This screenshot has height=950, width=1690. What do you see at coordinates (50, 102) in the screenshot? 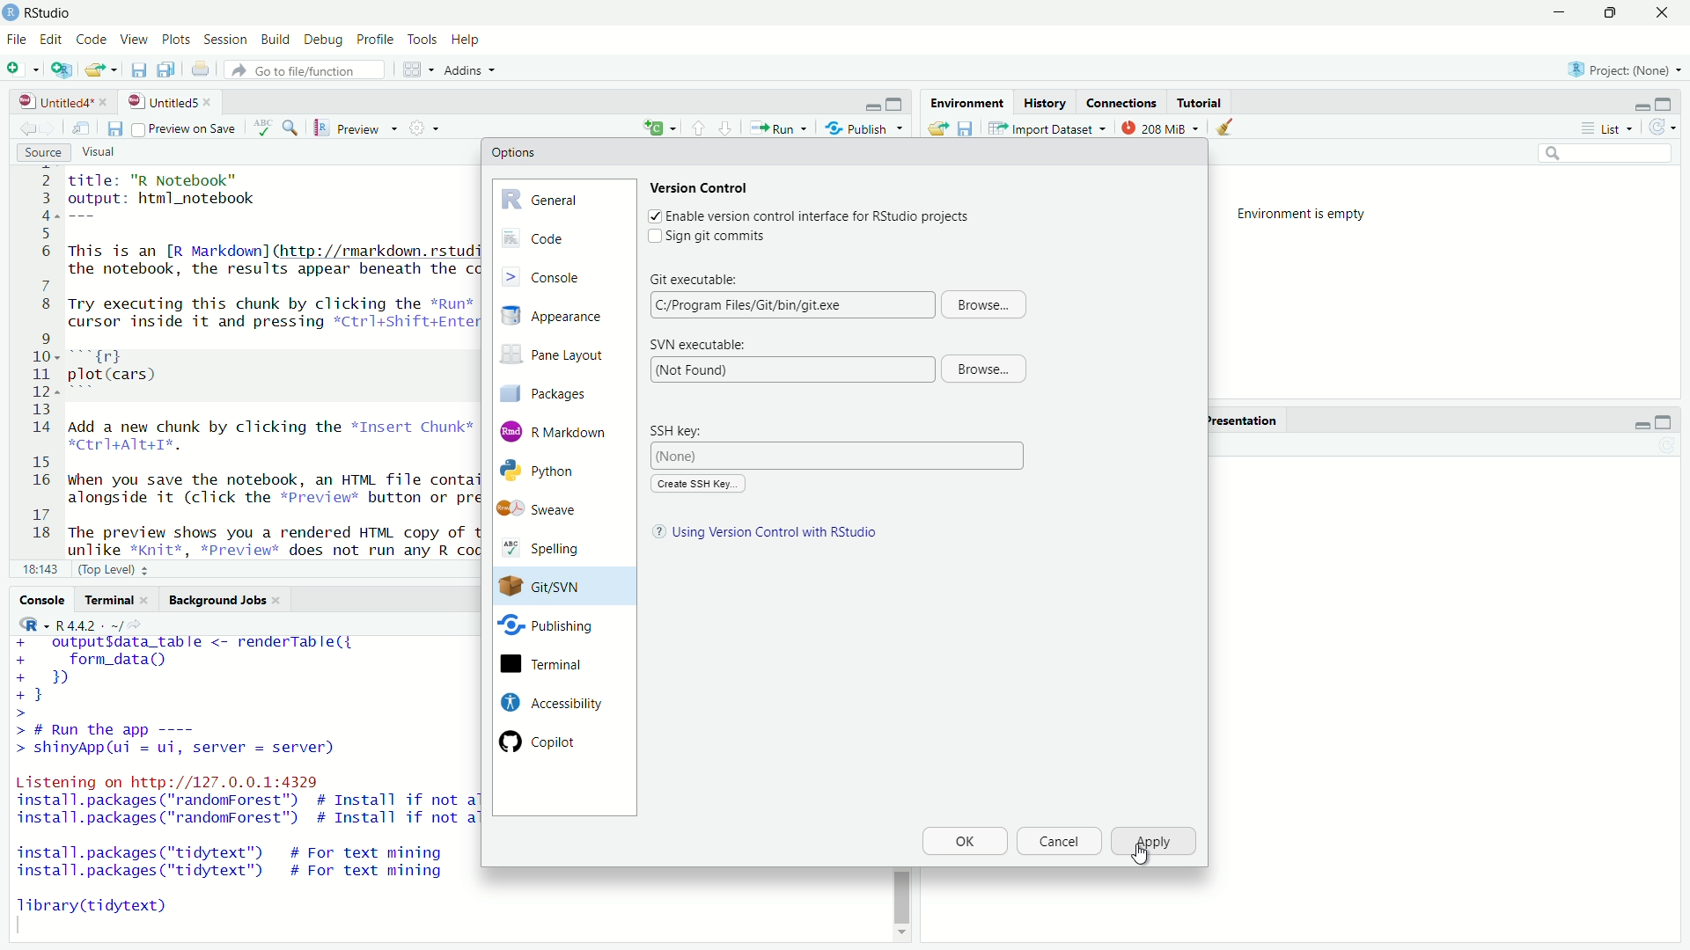
I see `Untitled4` at bounding box center [50, 102].